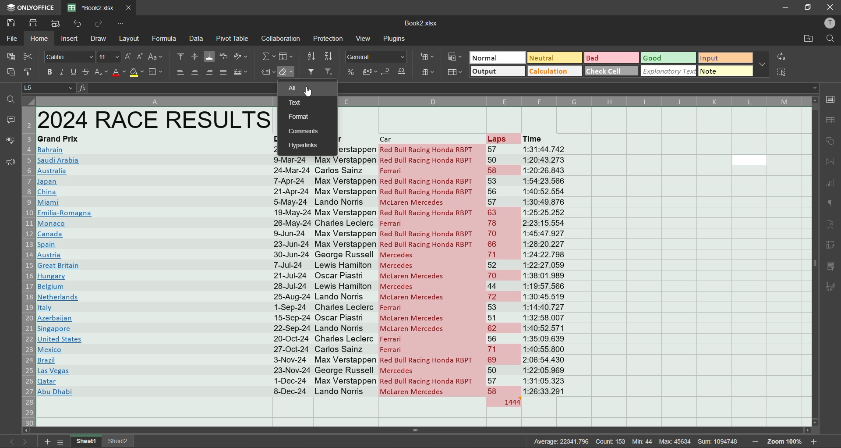  I want to click on filter, so click(312, 72).